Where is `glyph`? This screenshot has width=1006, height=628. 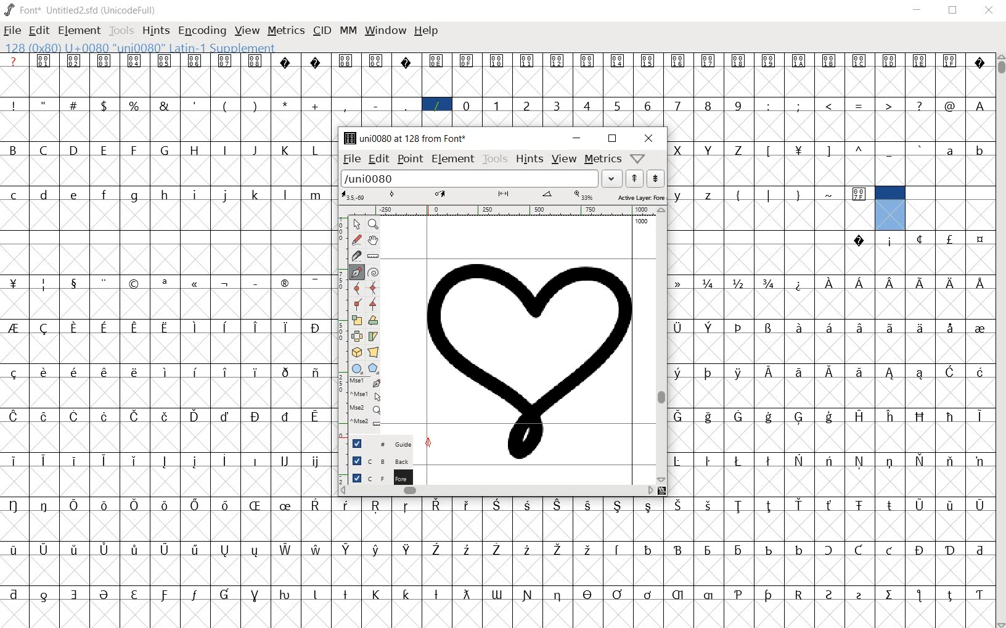 glyph is located at coordinates (195, 105).